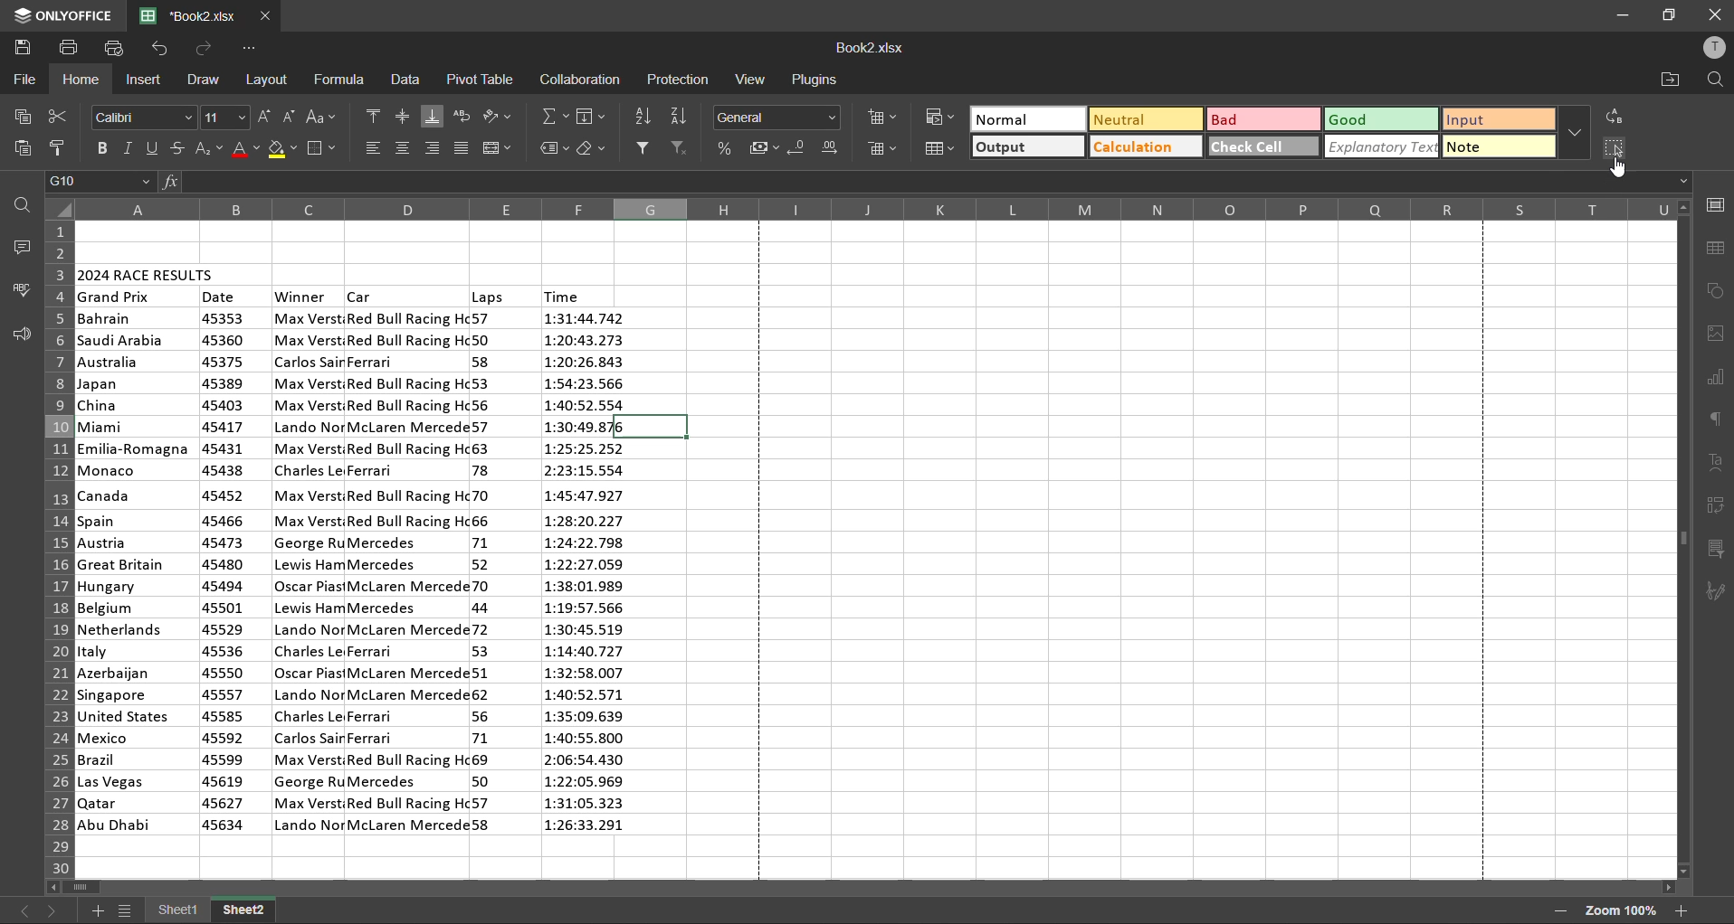  Describe the element at coordinates (60, 117) in the screenshot. I see `cut` at that location.